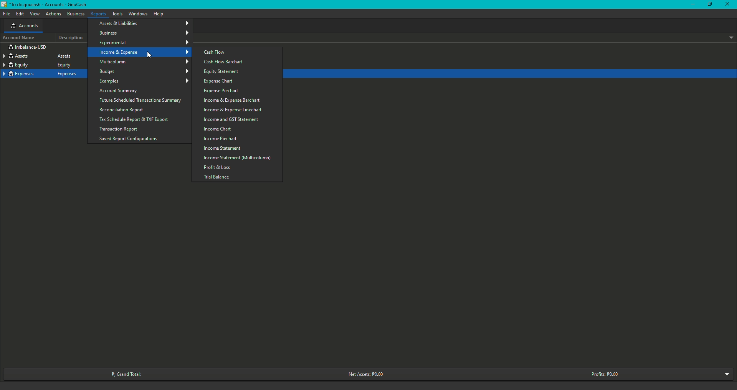 The width and height of the screenshot is (737, 390). What do you see at coordinates (231, 119) in the screenshot?
I see `Income and GST Statement` at bounding box center [231, 119].